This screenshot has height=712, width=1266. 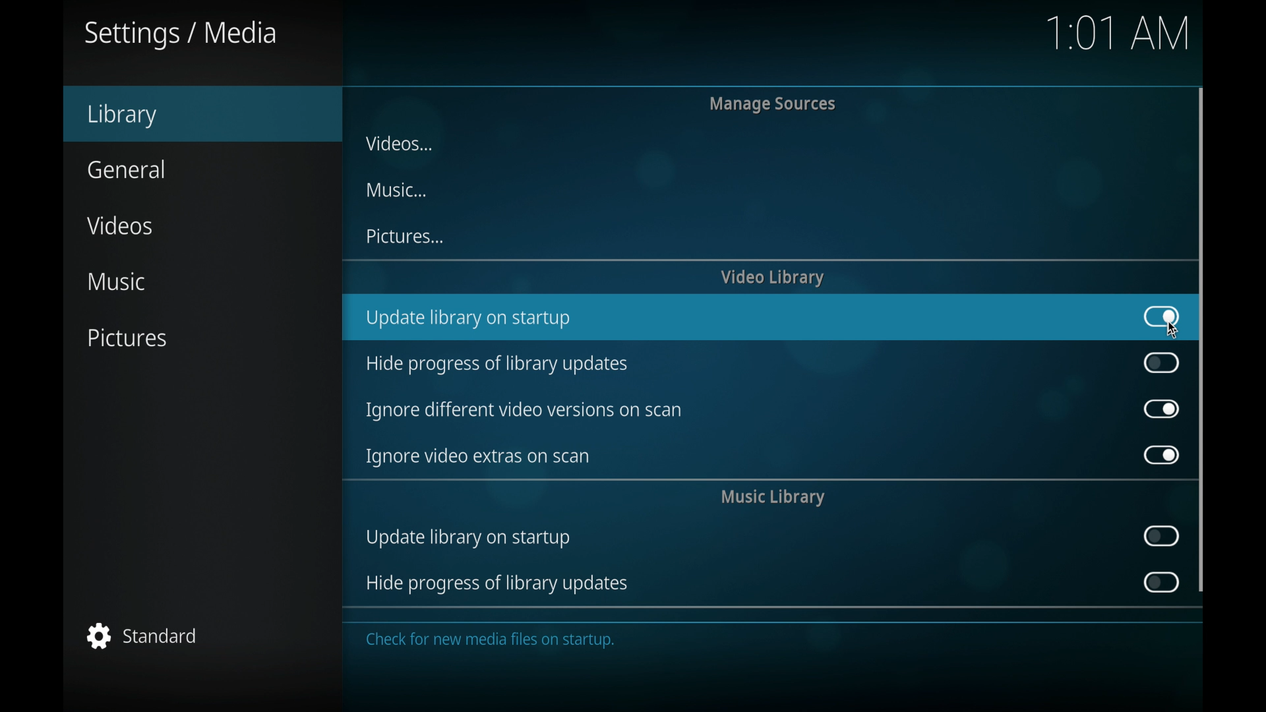 I want to click on toggle button, so click(x=1162, y=362).